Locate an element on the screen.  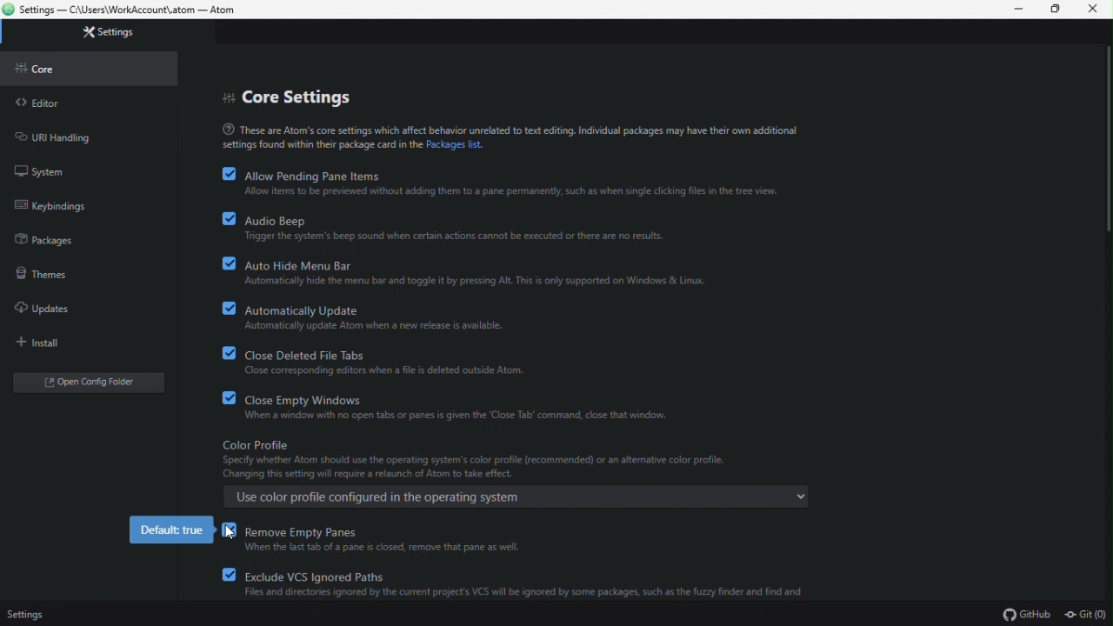
GitHub is located at coordinates (1026, 616).